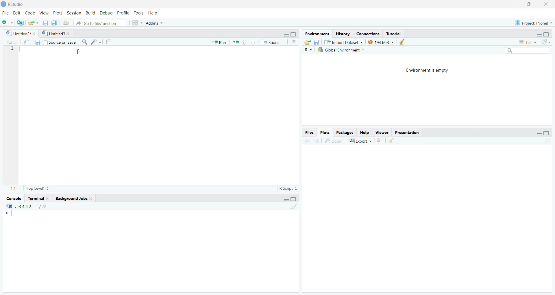 The width and height of the screenshot is (555, 295). Describe the element at coordinates (318, 42) in the screenshot. I see `Save workspace` at that location.